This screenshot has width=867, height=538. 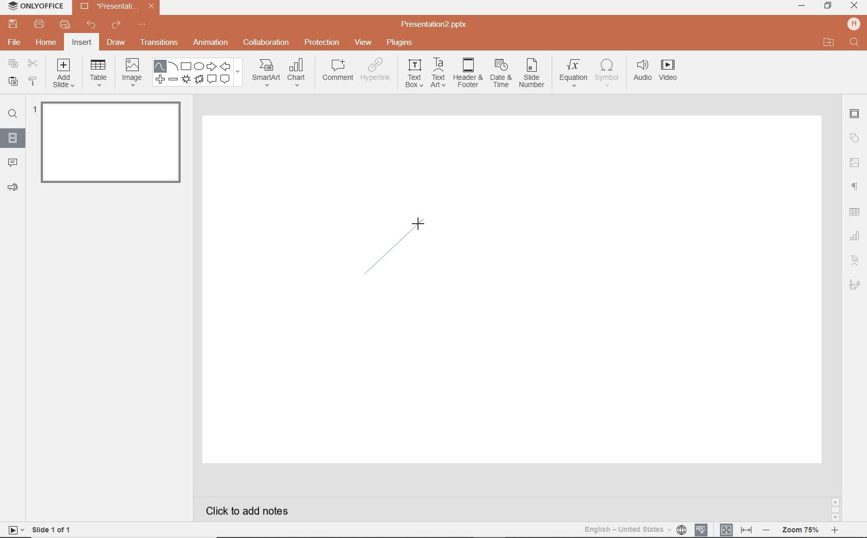 I want to click on SHAPE SETTINGS, so click(x=855, y=138).